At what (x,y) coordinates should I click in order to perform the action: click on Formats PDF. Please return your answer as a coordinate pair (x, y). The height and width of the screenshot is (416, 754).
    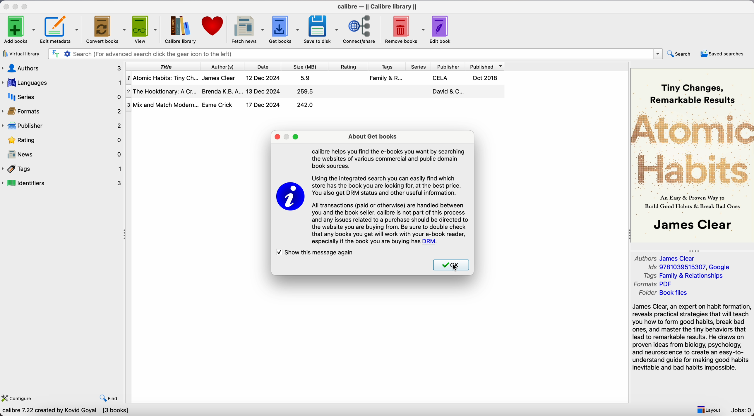
    Looking at the image, I should click on (658, 284).